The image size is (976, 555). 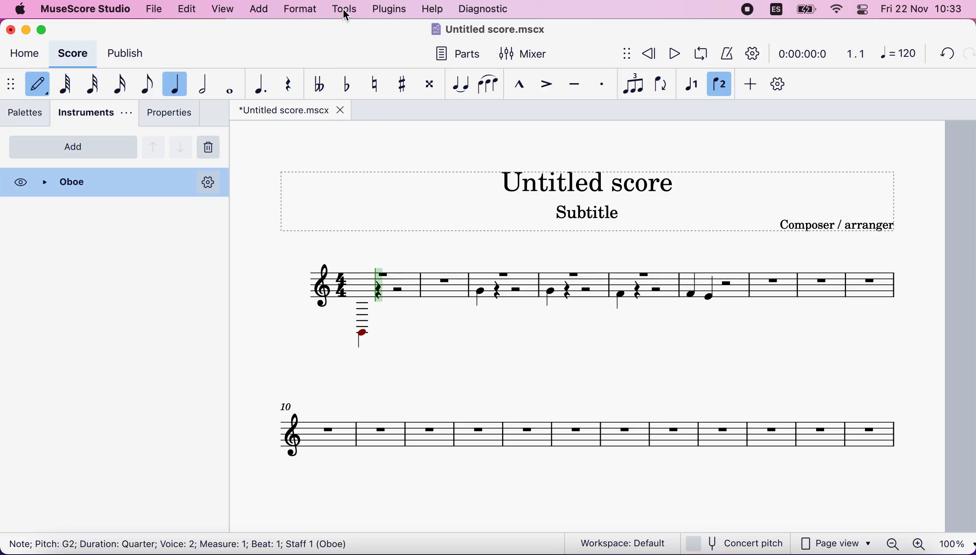 What do you see at coordinates (615, 542) in the screenshot?
I see `workspace: default` at bounding box center [615, 542].